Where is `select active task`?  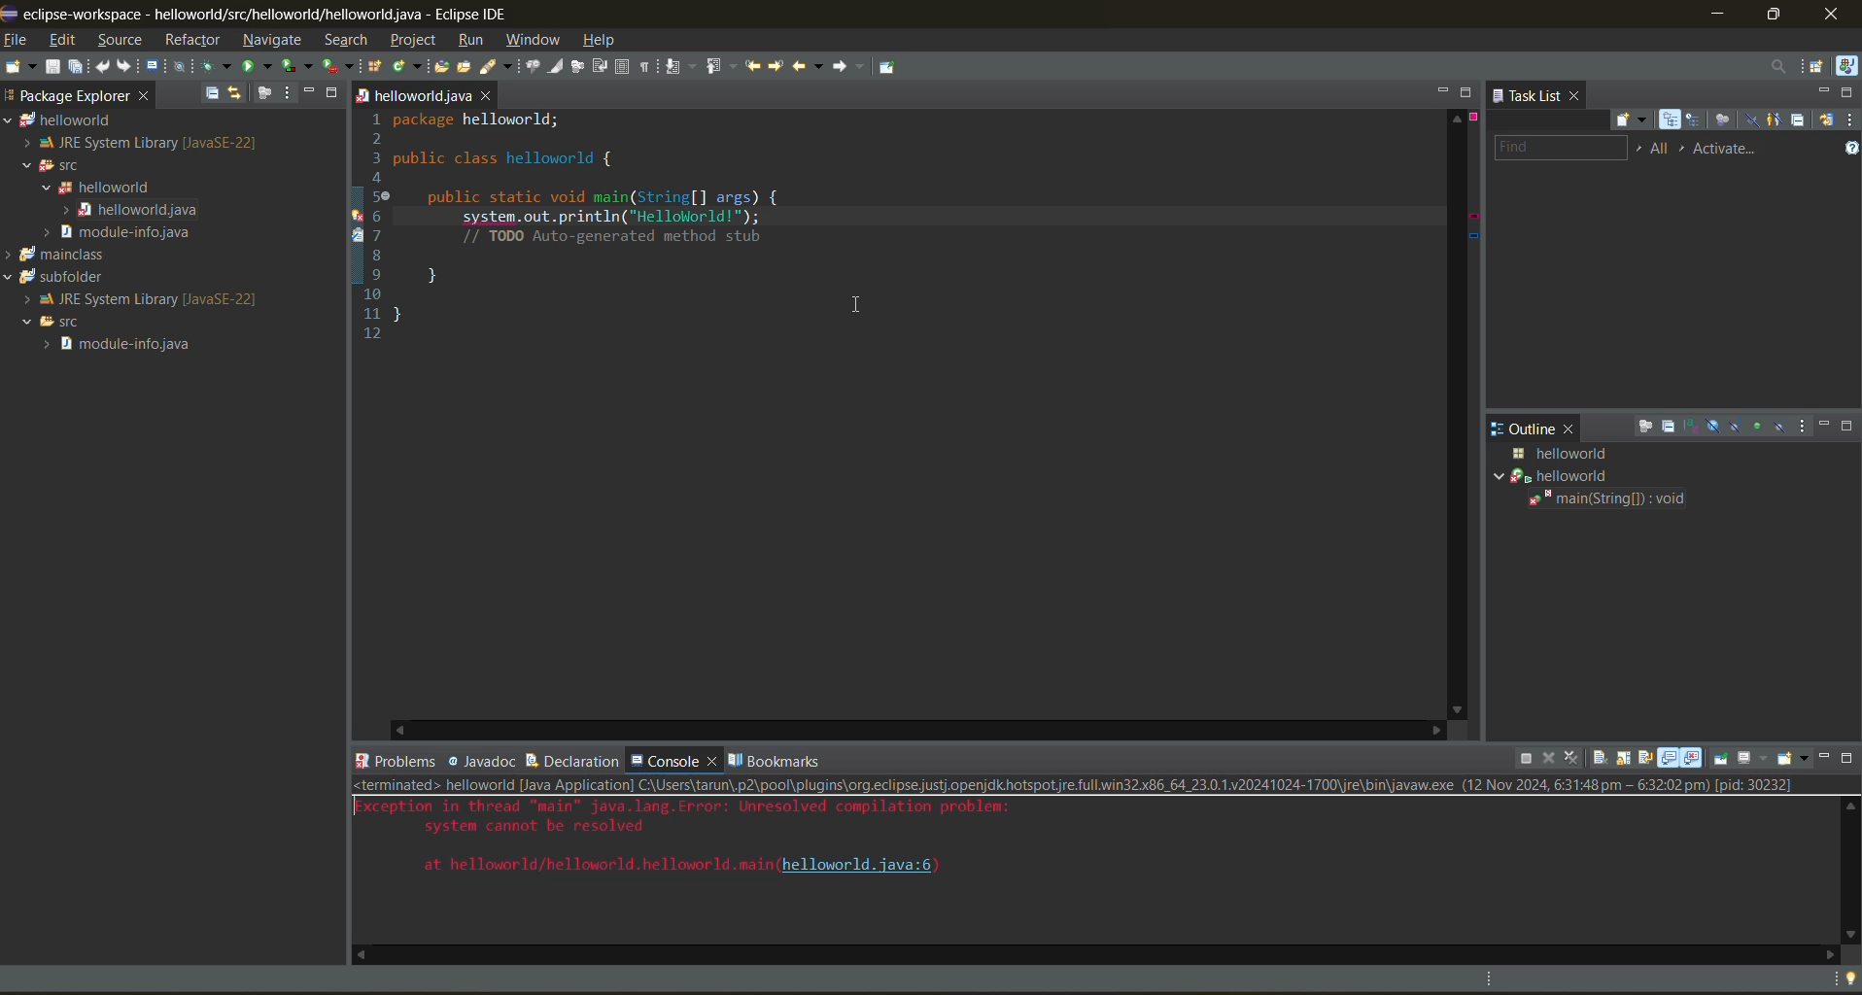 select active task is located at coordinates (1683, 149).